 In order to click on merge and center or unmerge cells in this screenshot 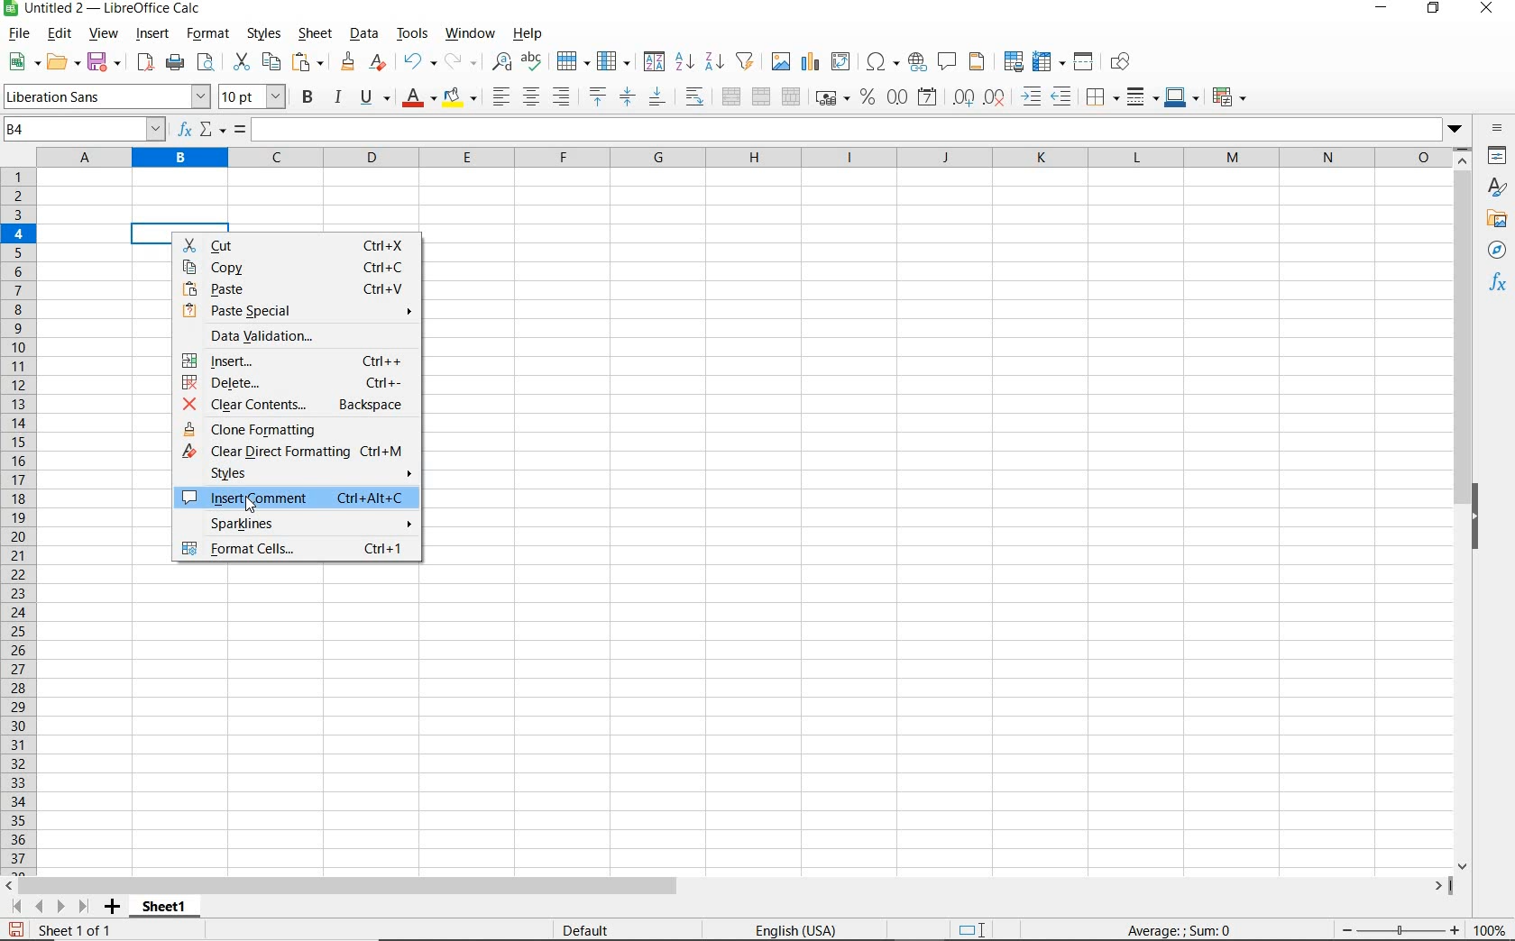, I will do `click(730, 96)`.